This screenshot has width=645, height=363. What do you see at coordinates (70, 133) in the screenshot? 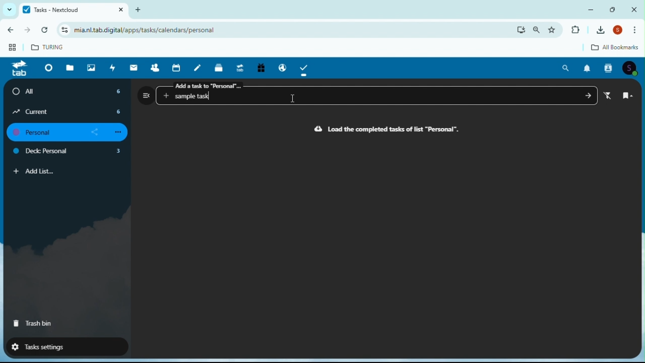
I see `Personal` at bounding box center [70, 133].